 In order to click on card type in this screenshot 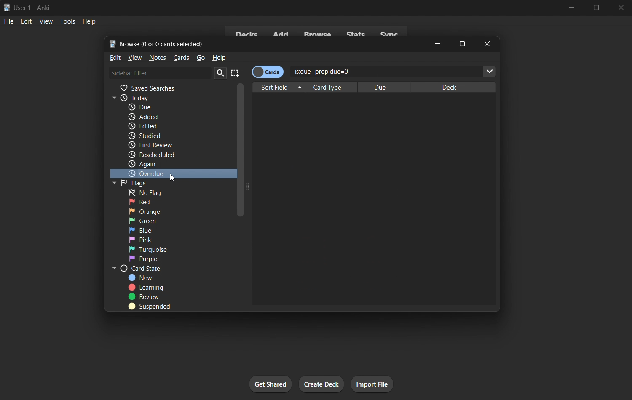, I will do `click(329, 88)`.